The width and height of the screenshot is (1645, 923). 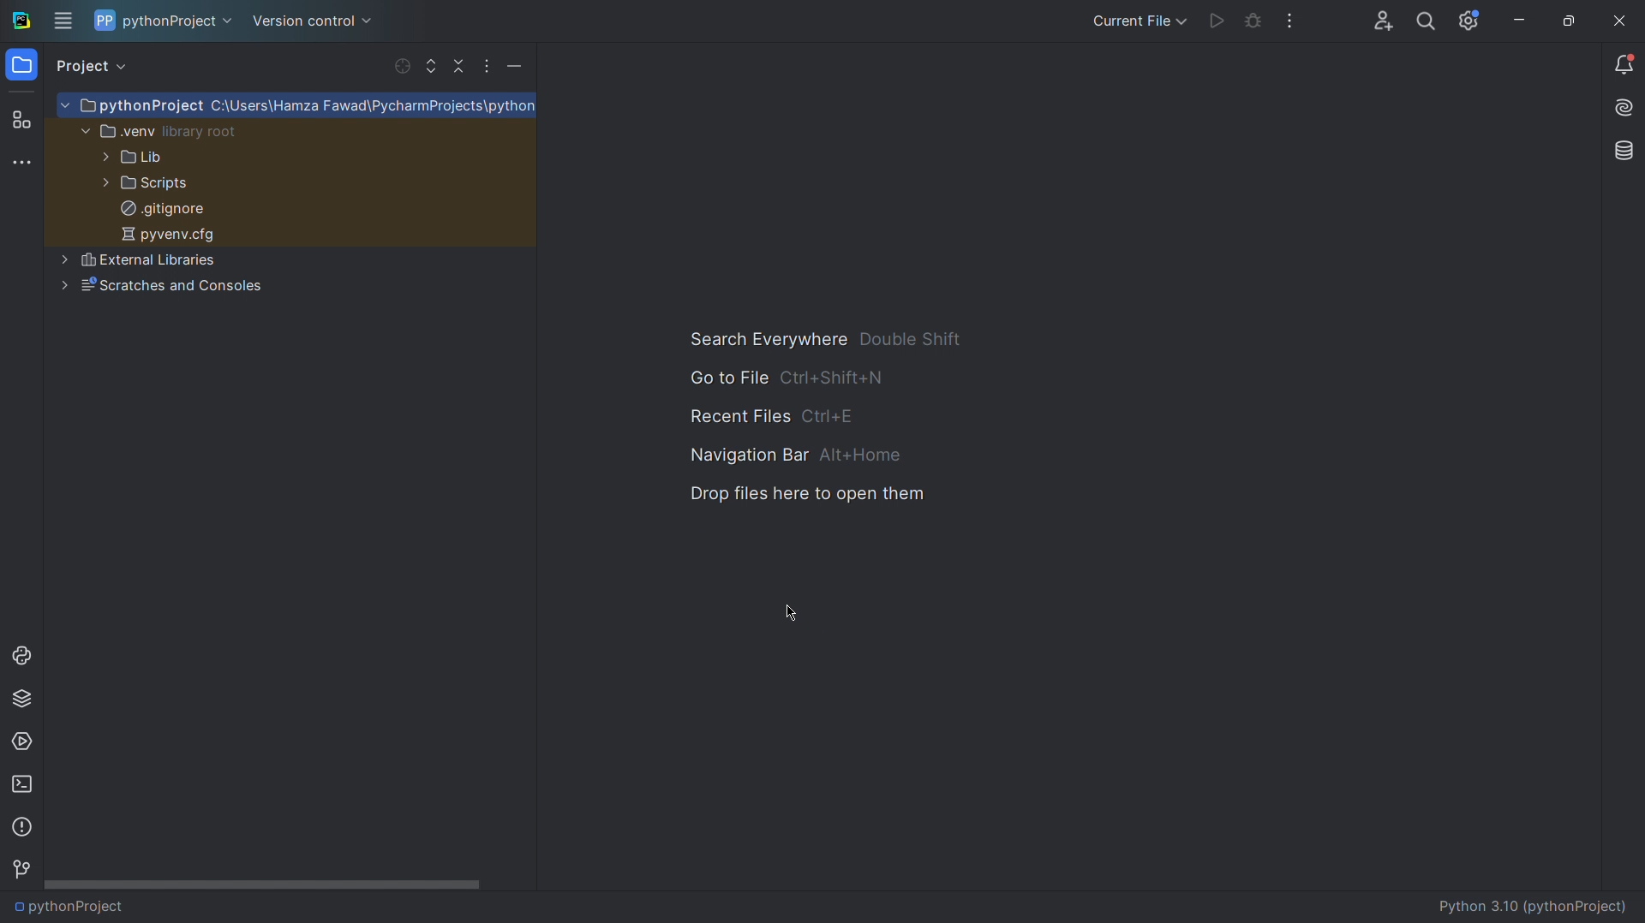 I want to click on Scrathes and console, so click(x=161, y=288).